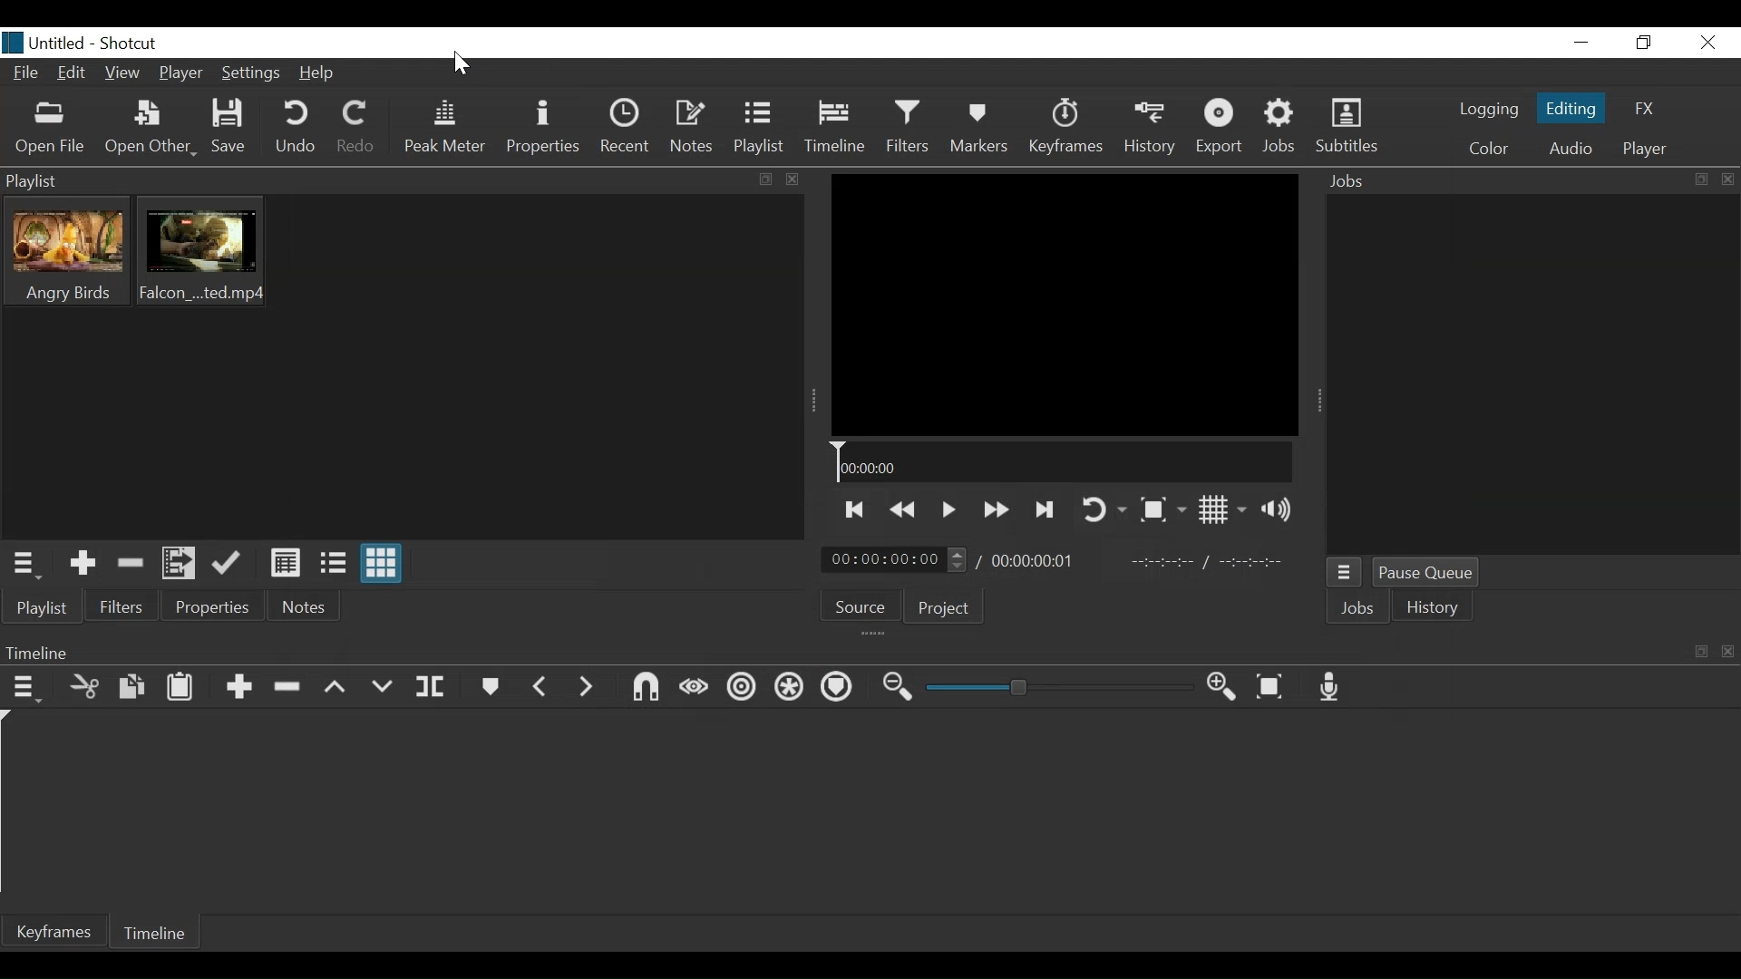  Describe the element at coordinates (296, 130) in the screenshot. I see `Undo` at that location.